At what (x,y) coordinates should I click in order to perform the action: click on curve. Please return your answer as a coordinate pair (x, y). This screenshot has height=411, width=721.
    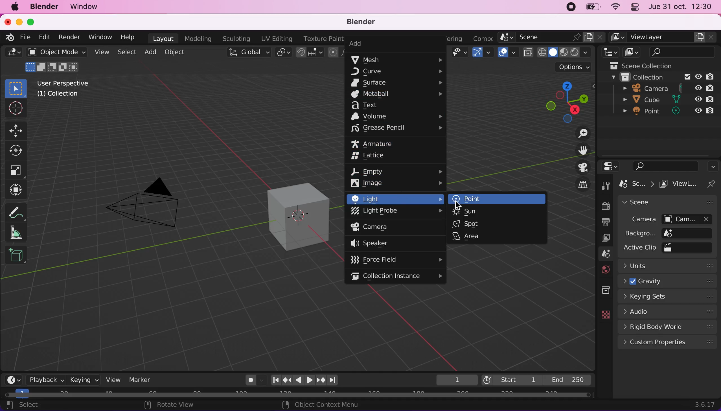
    Looking at the image, I should click on (398, 72).